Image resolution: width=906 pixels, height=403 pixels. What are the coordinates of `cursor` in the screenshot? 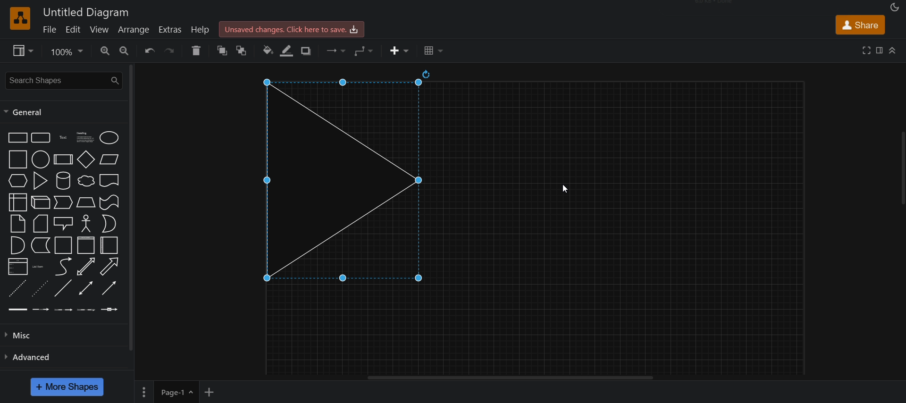 It's located at (567, 189).